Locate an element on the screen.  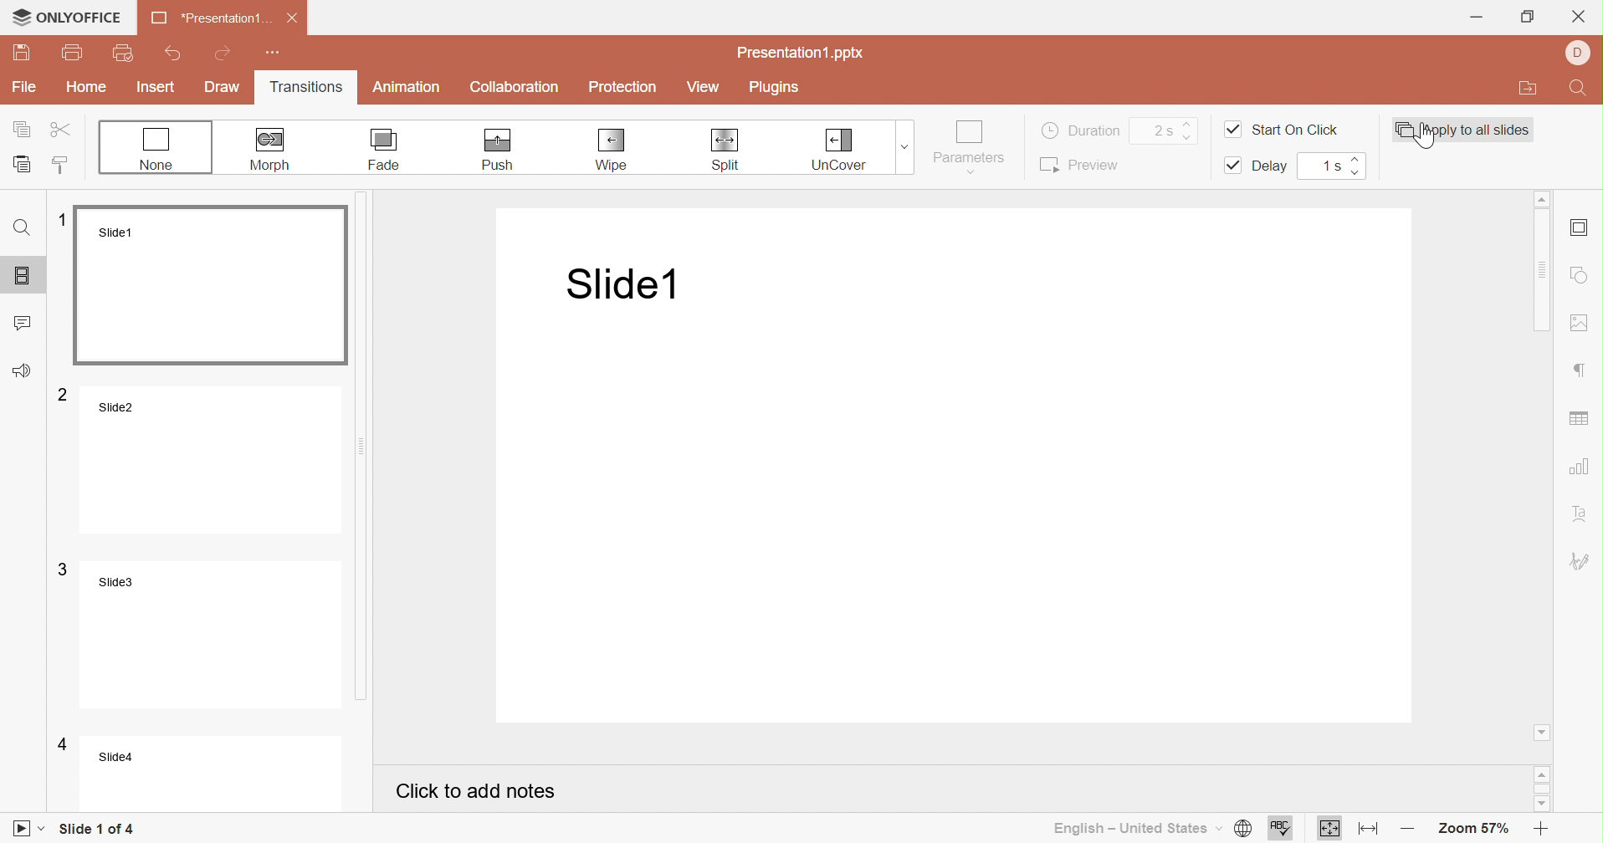
Comments is located at coordinates (25, 319).